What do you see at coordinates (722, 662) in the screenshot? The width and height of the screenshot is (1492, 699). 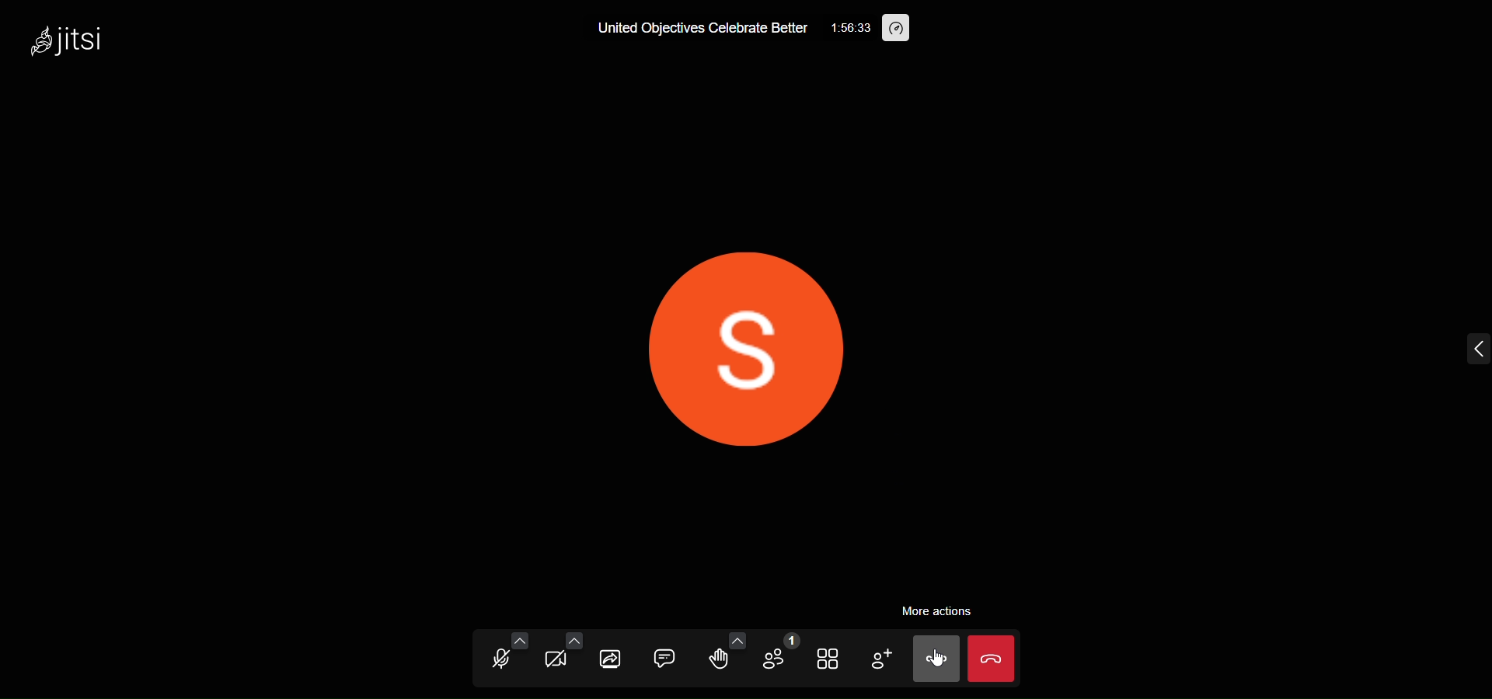 I see `raise hand` at bounding box center [722, 662].